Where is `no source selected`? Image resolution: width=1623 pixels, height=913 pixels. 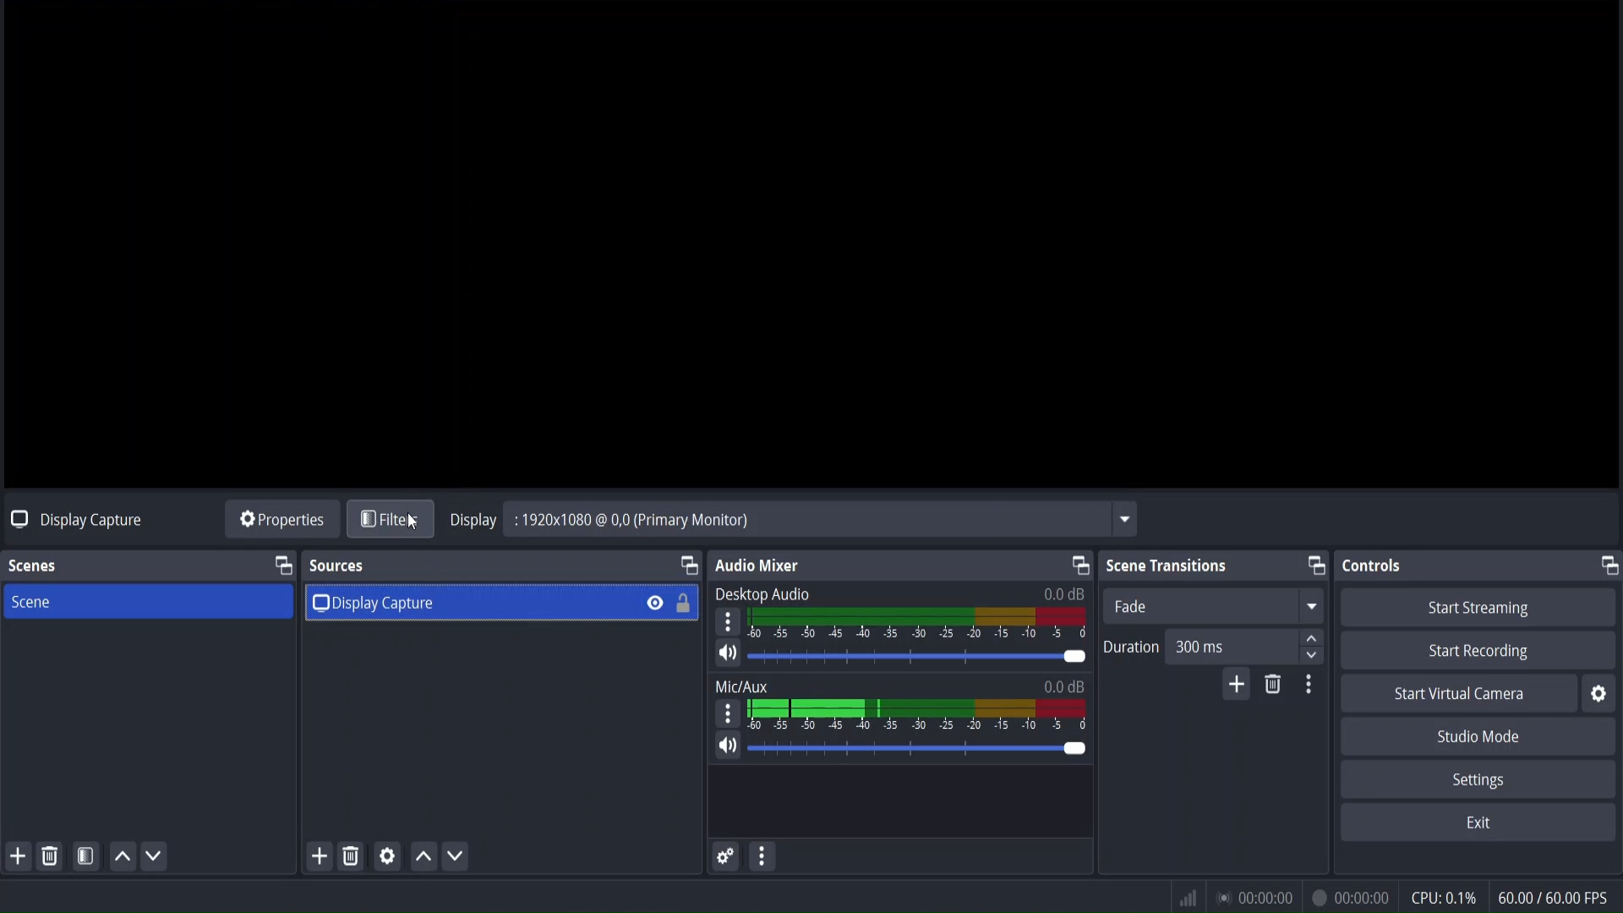
no source selected is located at coordinates (73, 518).